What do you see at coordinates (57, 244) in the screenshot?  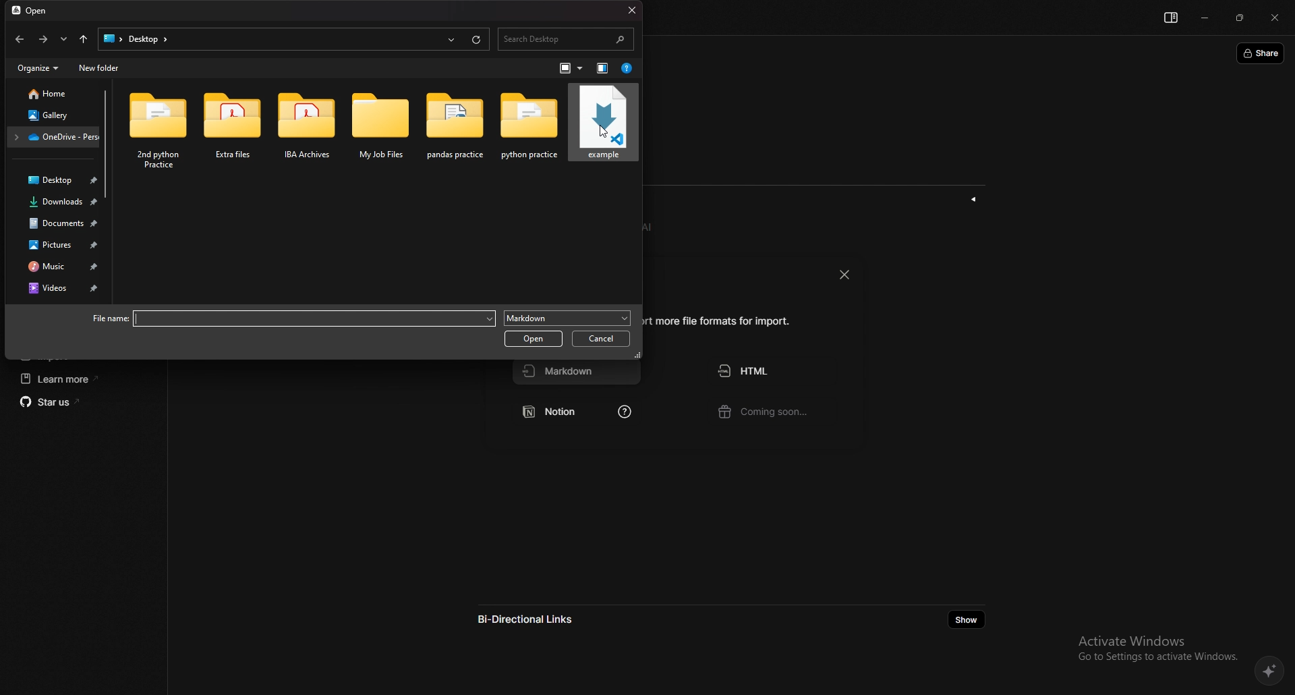 I see `pictures` at bounding box center [57, 244].